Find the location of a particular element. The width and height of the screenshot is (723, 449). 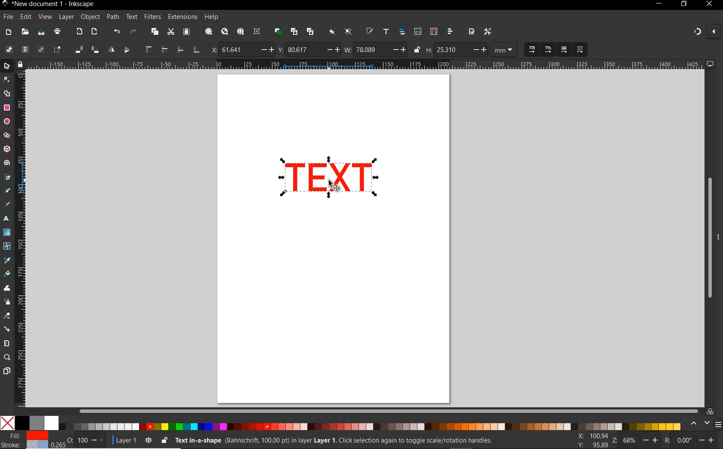

spray tool is located at coordinates (7, 301).